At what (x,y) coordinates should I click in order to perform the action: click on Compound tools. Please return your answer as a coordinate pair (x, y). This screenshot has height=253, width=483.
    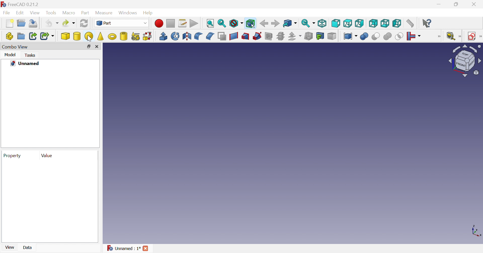
    Looking at the image, I should click on (350, 36).